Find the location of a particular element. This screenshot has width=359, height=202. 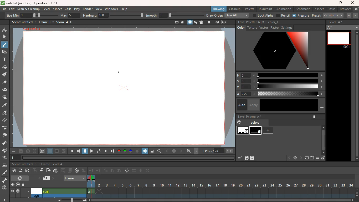

cells is located at coordinates (68, 9).